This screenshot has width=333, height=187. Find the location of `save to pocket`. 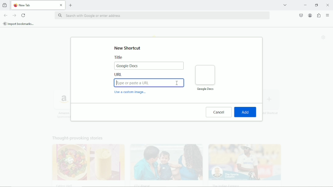

save to pocket is located at coordinates (301, 15).